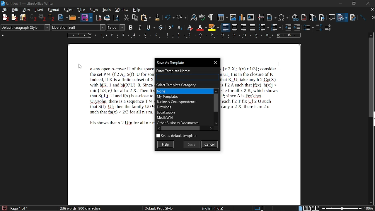  What do you see at coordinates (187, 85) in the screenshot?
I see `Select template category` at bounding box center [187, 85].